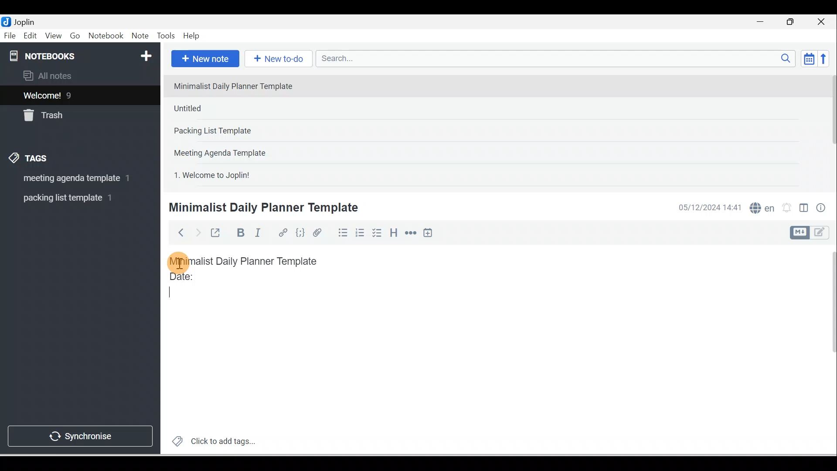  I want to click on Minimalist Daily Planner Template, so click(262, 208).